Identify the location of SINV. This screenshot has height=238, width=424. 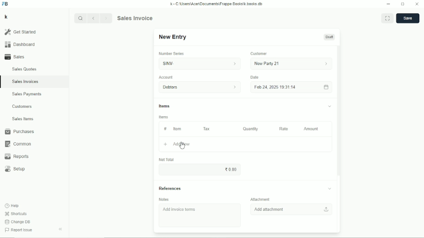
(198, 64).